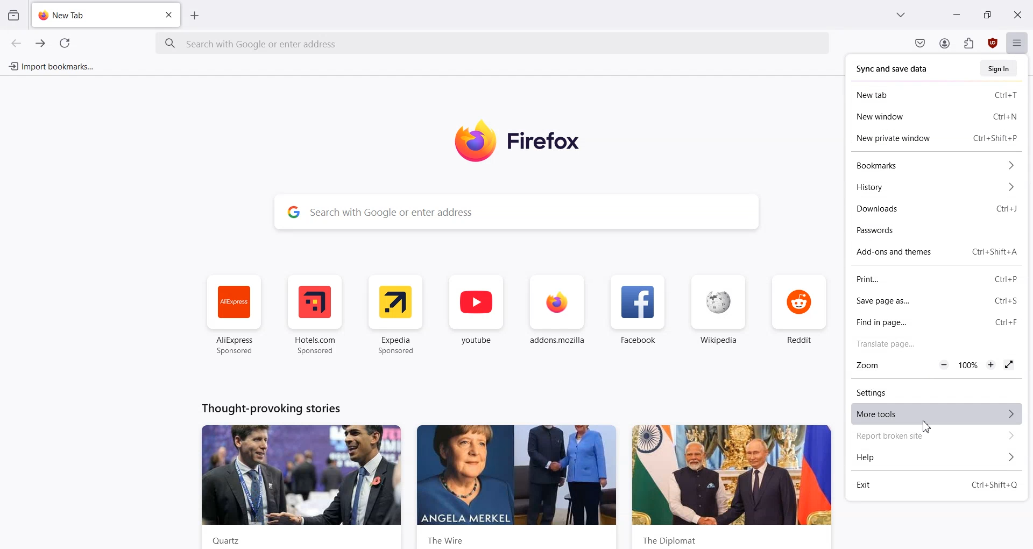  What do you see at coordinates (65, 43) in the screenshot?
I see `Refresh` at bounding box center [65, 43].